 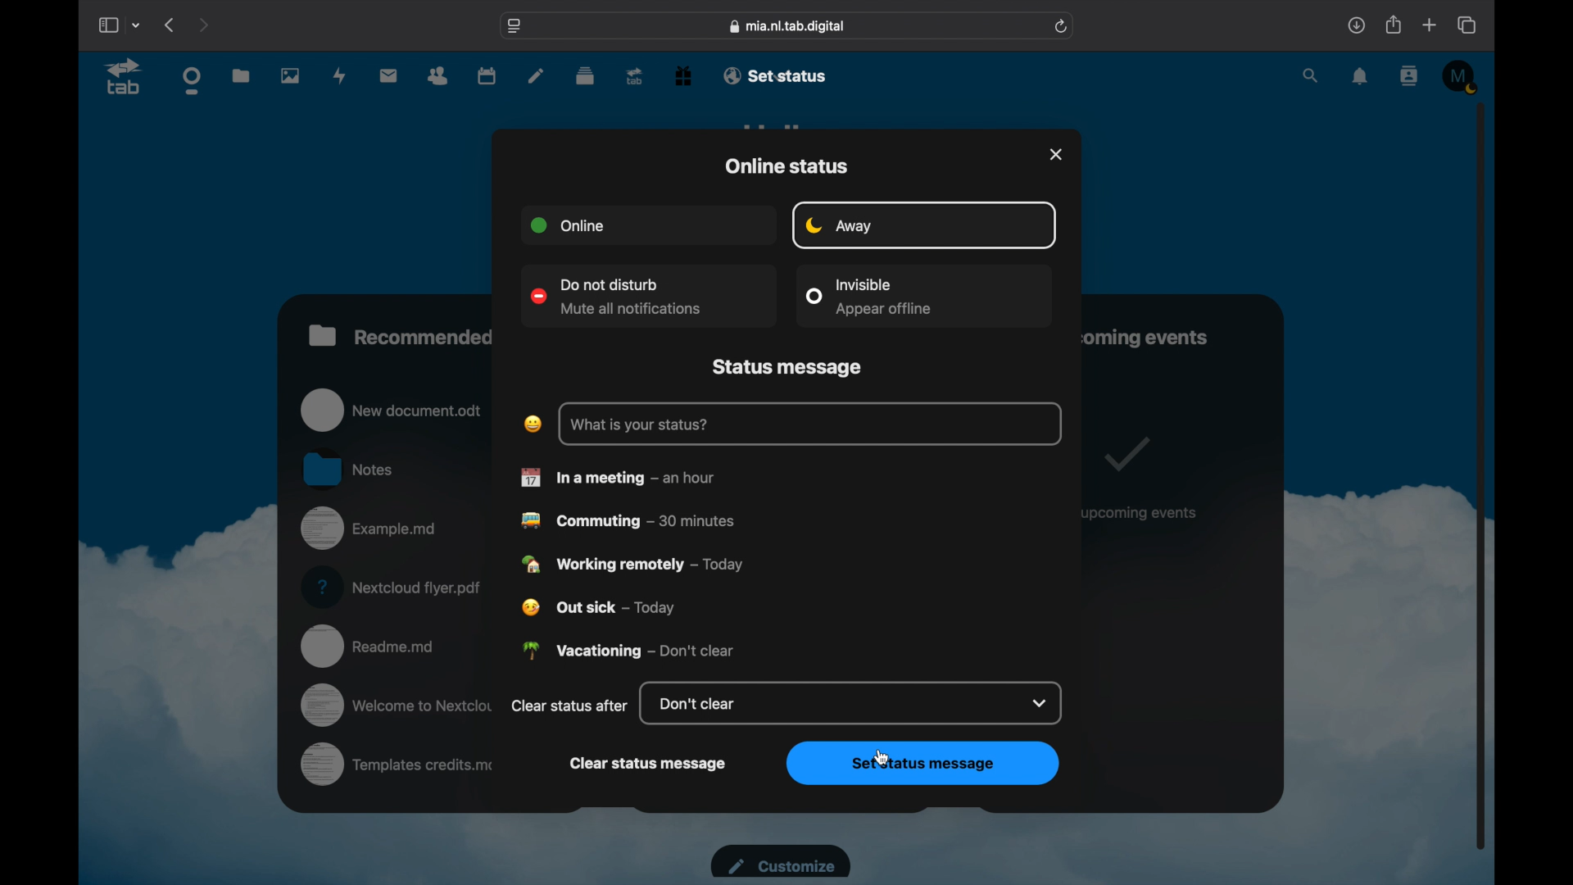 What do you see at coordinates (649, 765) in the screenshot?
I see `clear status message` at bounding box center [649, 765].